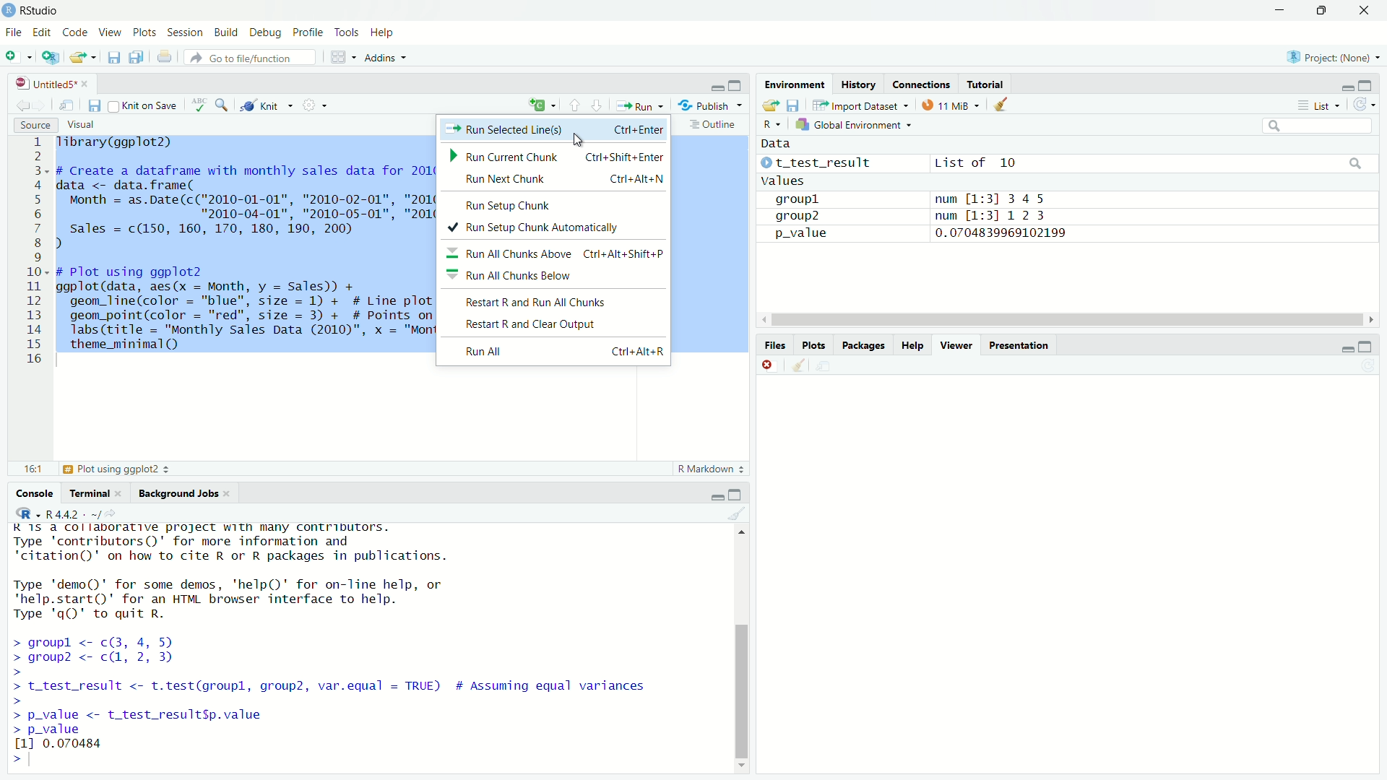 The width and height of the screenshot is (1387, 780). I want to click on scroll bar, so click(738, 646).